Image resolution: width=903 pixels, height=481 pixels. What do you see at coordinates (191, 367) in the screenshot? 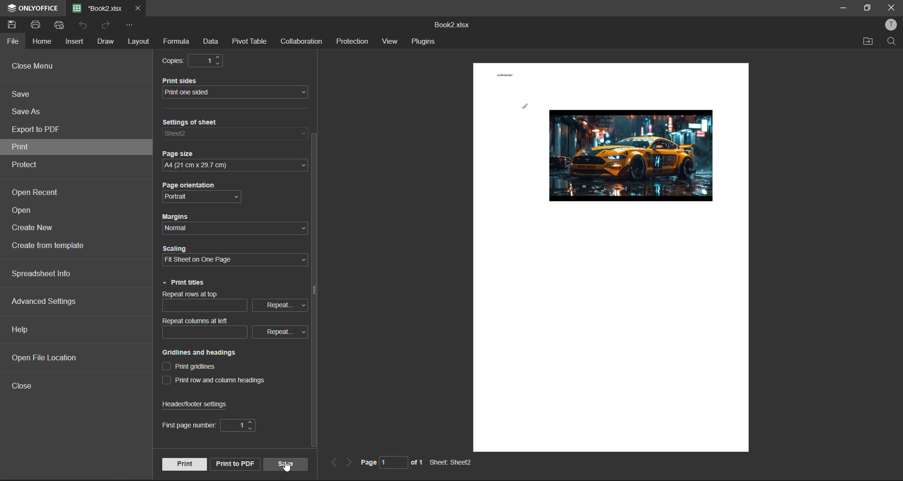
I see `print gridlines` at bounding box center [191, 367].